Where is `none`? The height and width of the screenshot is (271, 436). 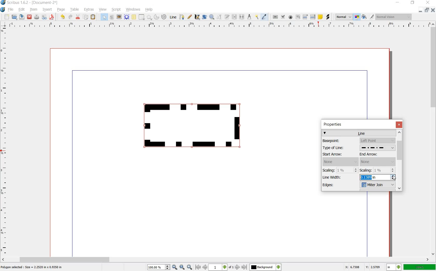 none is located at coordinates (378, 162).